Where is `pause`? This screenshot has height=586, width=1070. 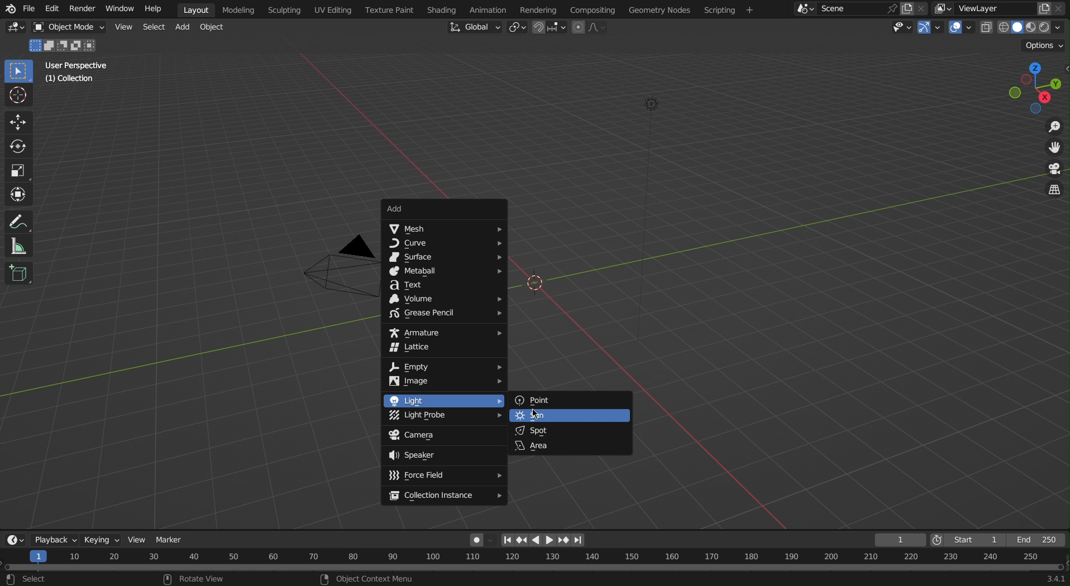 pause is located at coordinates (534, 539).